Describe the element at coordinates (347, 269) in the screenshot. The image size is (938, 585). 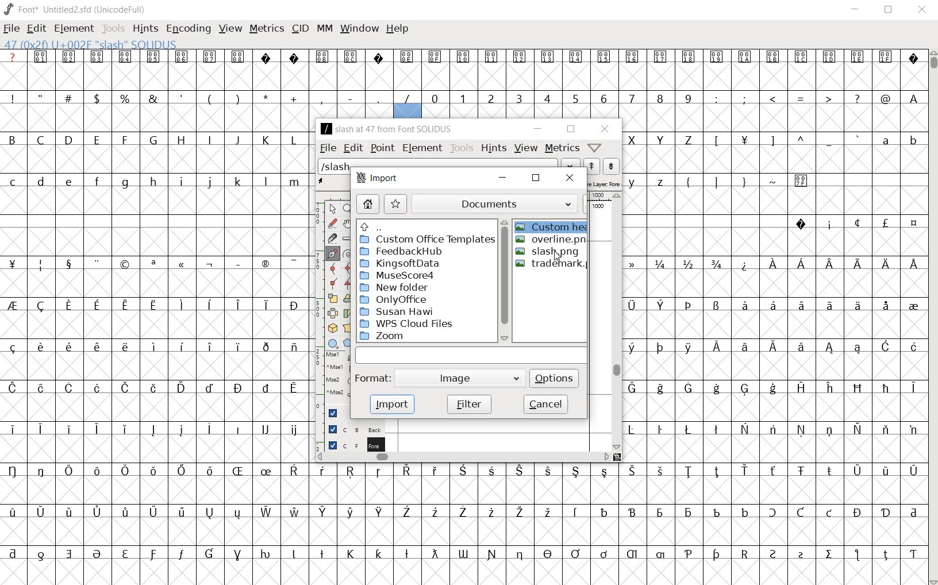
I see `add a curve point always either horizontal or vertical` at that location.